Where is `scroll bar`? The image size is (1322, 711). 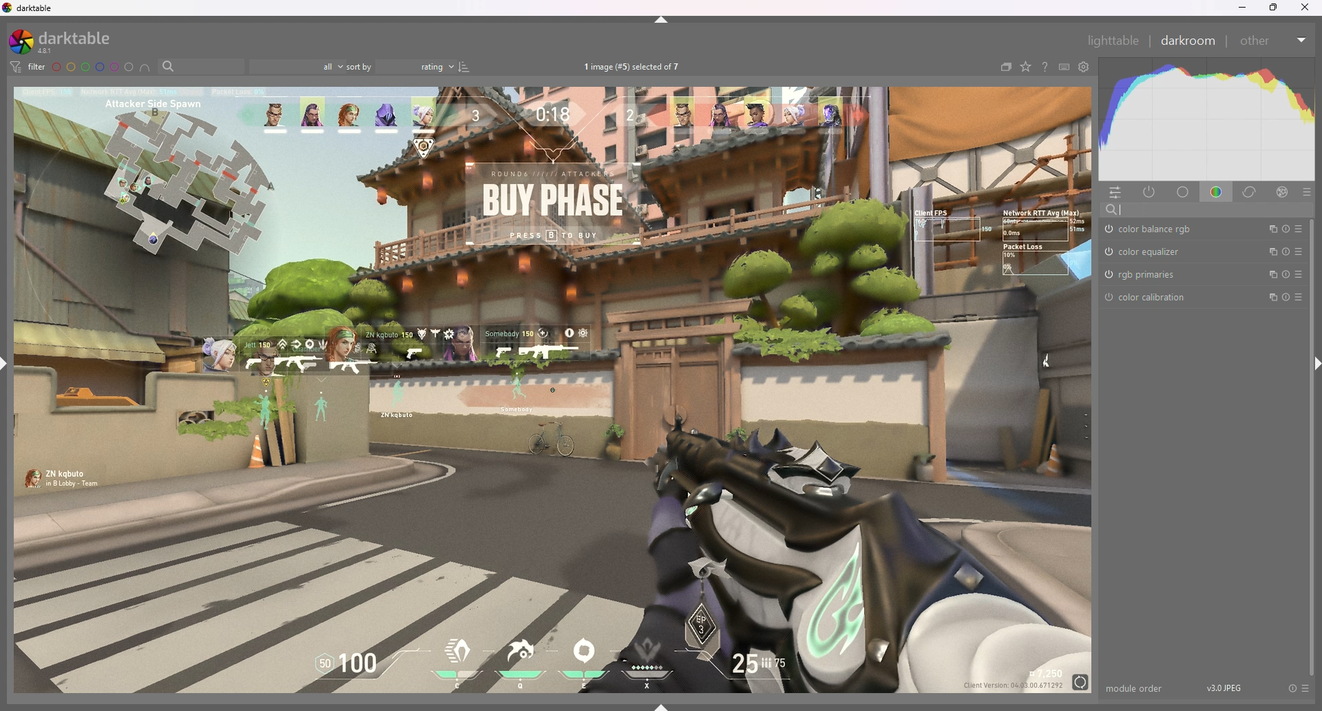
scroll bar is located at coordinates (1314, 449).